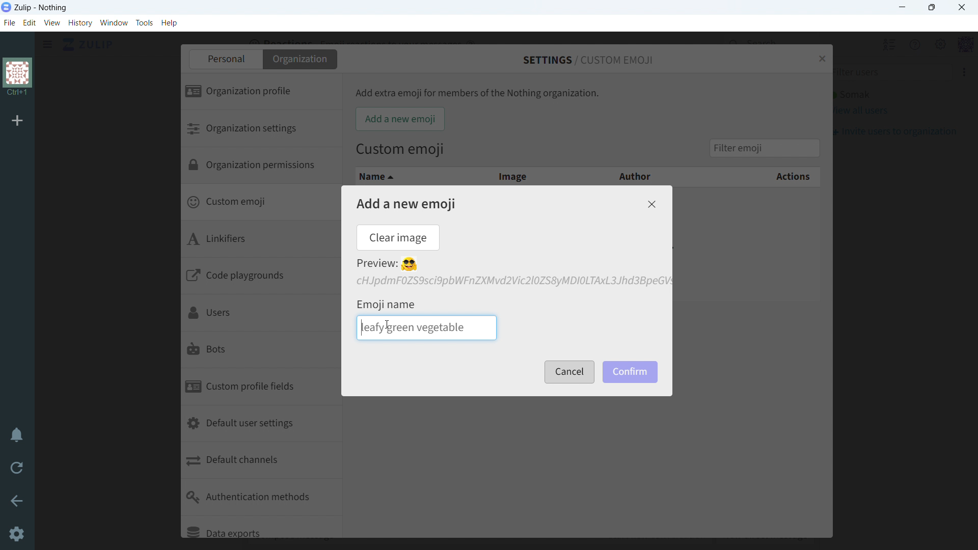 The width and height of the screenshot is (978, 550). I want to click on custom emoji, so click(260, 204).